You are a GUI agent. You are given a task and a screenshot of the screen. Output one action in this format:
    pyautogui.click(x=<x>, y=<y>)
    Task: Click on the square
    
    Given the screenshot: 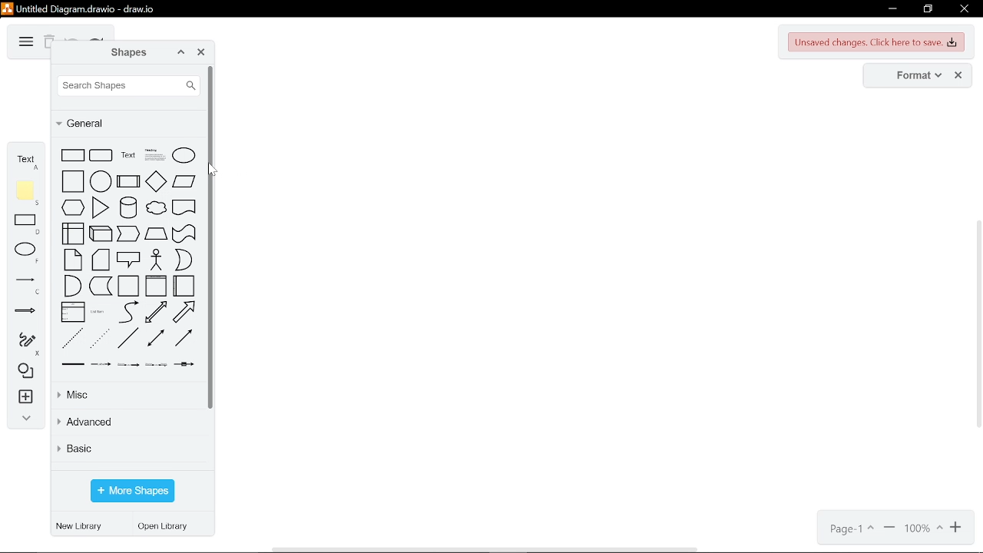 What is the action you would take?
    pyautogui.click(x=73, y=181)
    